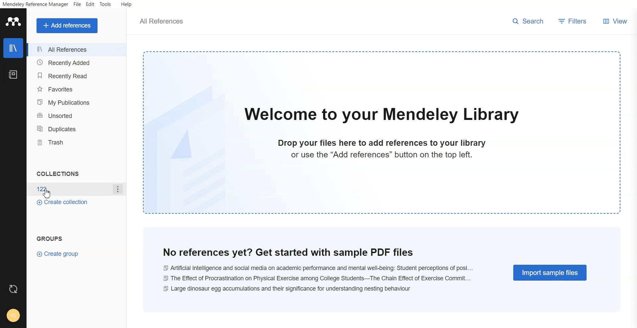  What do you see at coordinates (59, 254) in the screenshot?
I see `Create group` at bounding box center [59, 254].